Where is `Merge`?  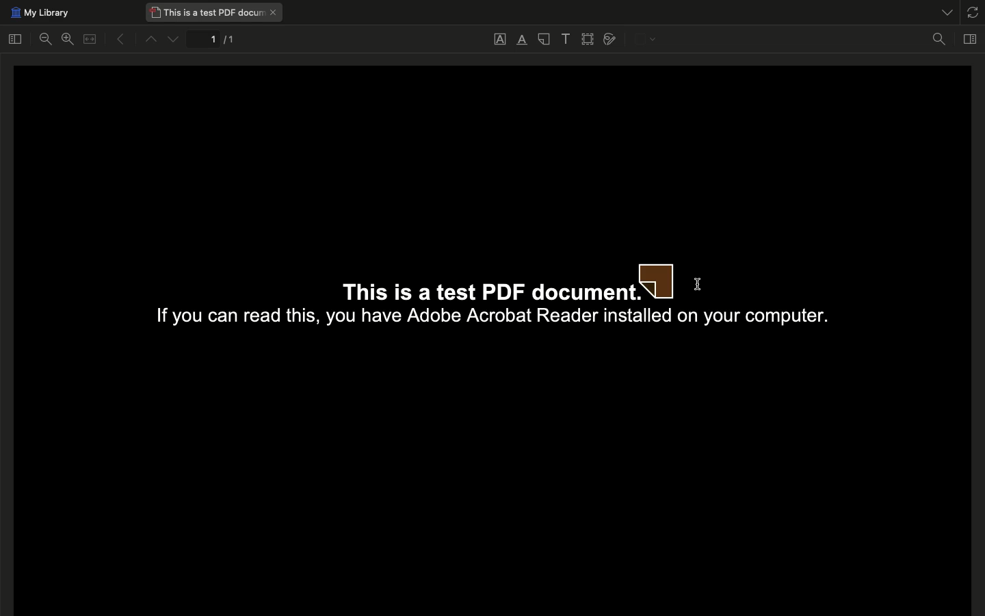
Merge is located at coordinates (90, 40).